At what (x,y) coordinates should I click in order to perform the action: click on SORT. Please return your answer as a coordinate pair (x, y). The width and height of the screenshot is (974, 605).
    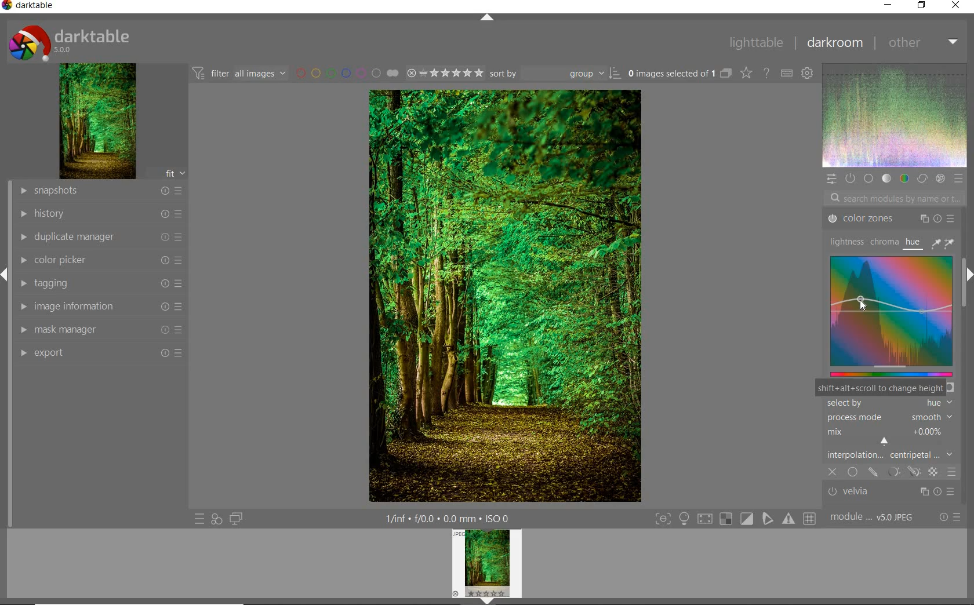
    Looking at the image, I should click on (554, 73).